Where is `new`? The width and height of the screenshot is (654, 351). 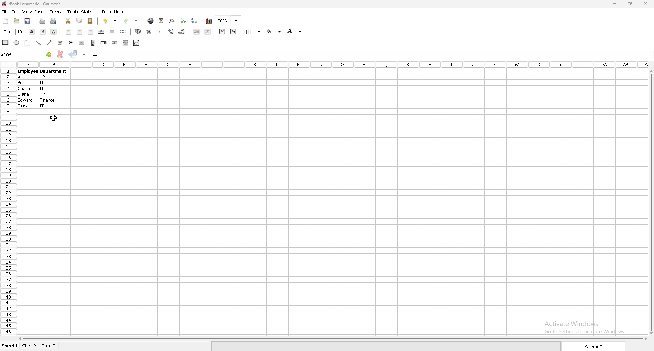
new is located at coordinates (5, 21).